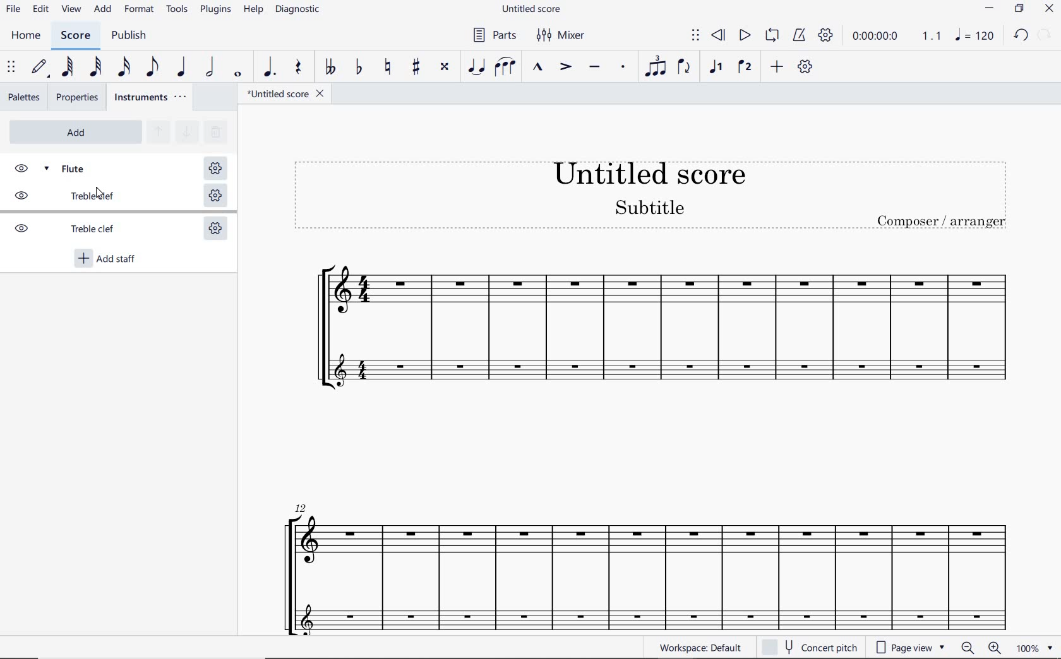 Image resolution: width=1061 pixels, height=659 pixels. I want to click on minimize, so click(989, 8).